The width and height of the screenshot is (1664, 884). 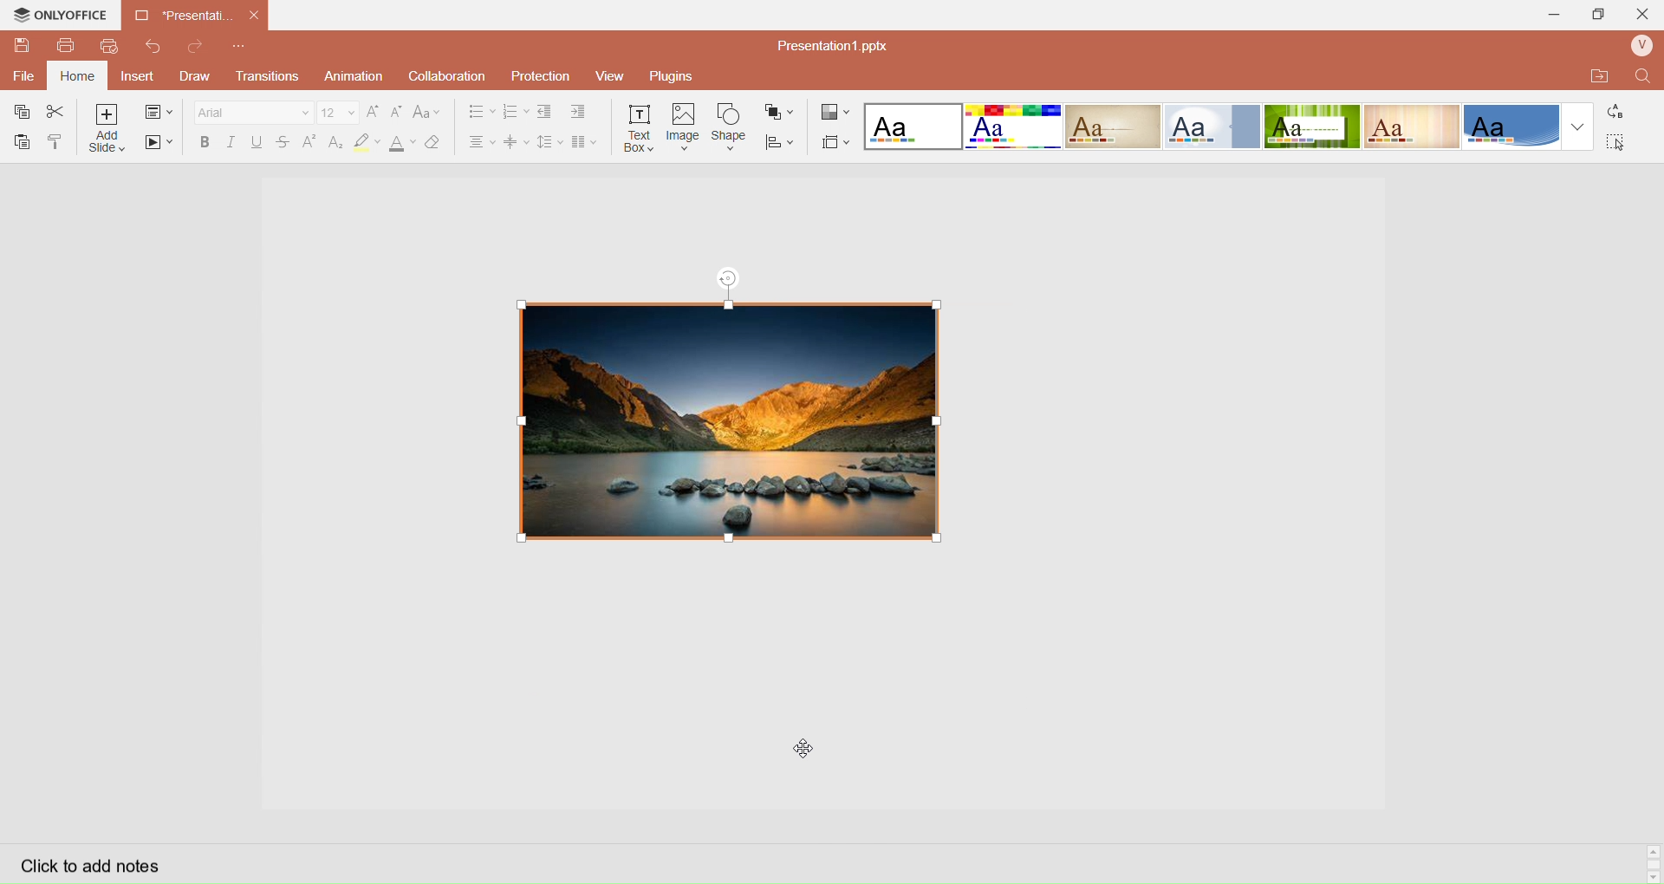 What do you see at coordinates (736, 419) in the screenshot?
I see `re sized image` at bounding box center [736, 419].